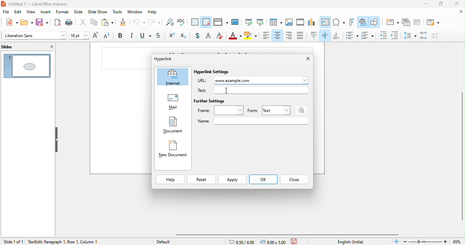 The height and width of the screenshot is (245, 465). Describe the element at coordinates (439, 35) in the screenshot. I see `decrease paragraph spacing` at that location.